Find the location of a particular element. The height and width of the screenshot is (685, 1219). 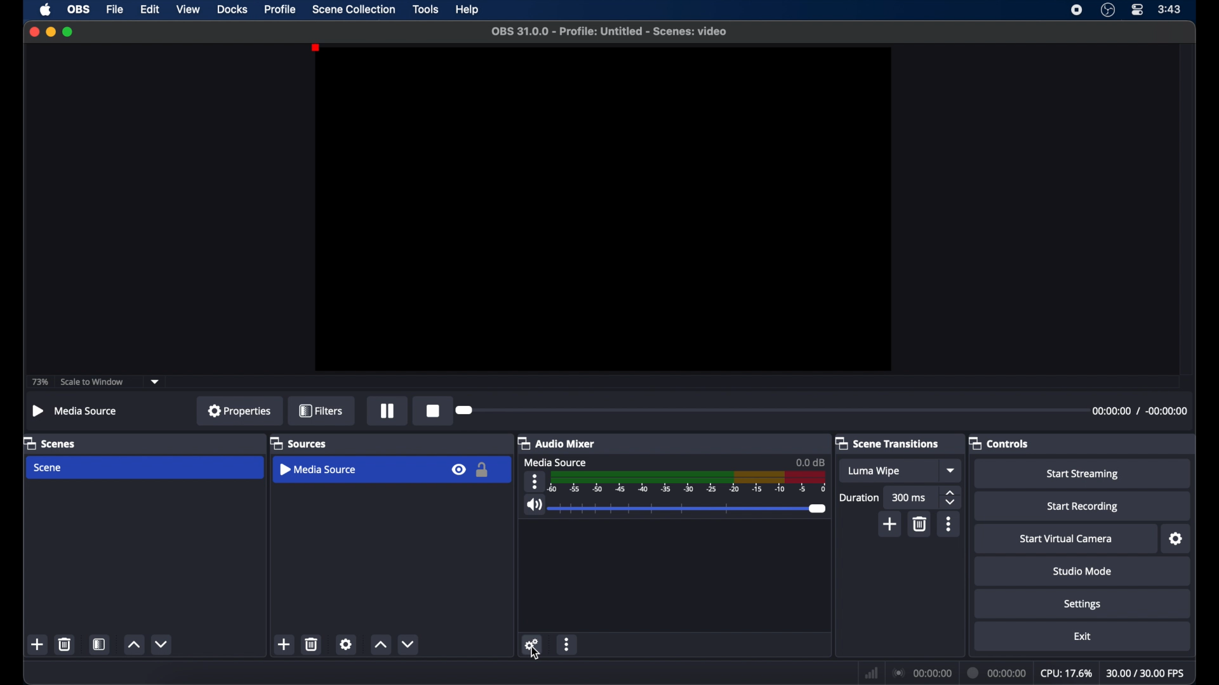

300 ms is located at coordinates (910, 497).